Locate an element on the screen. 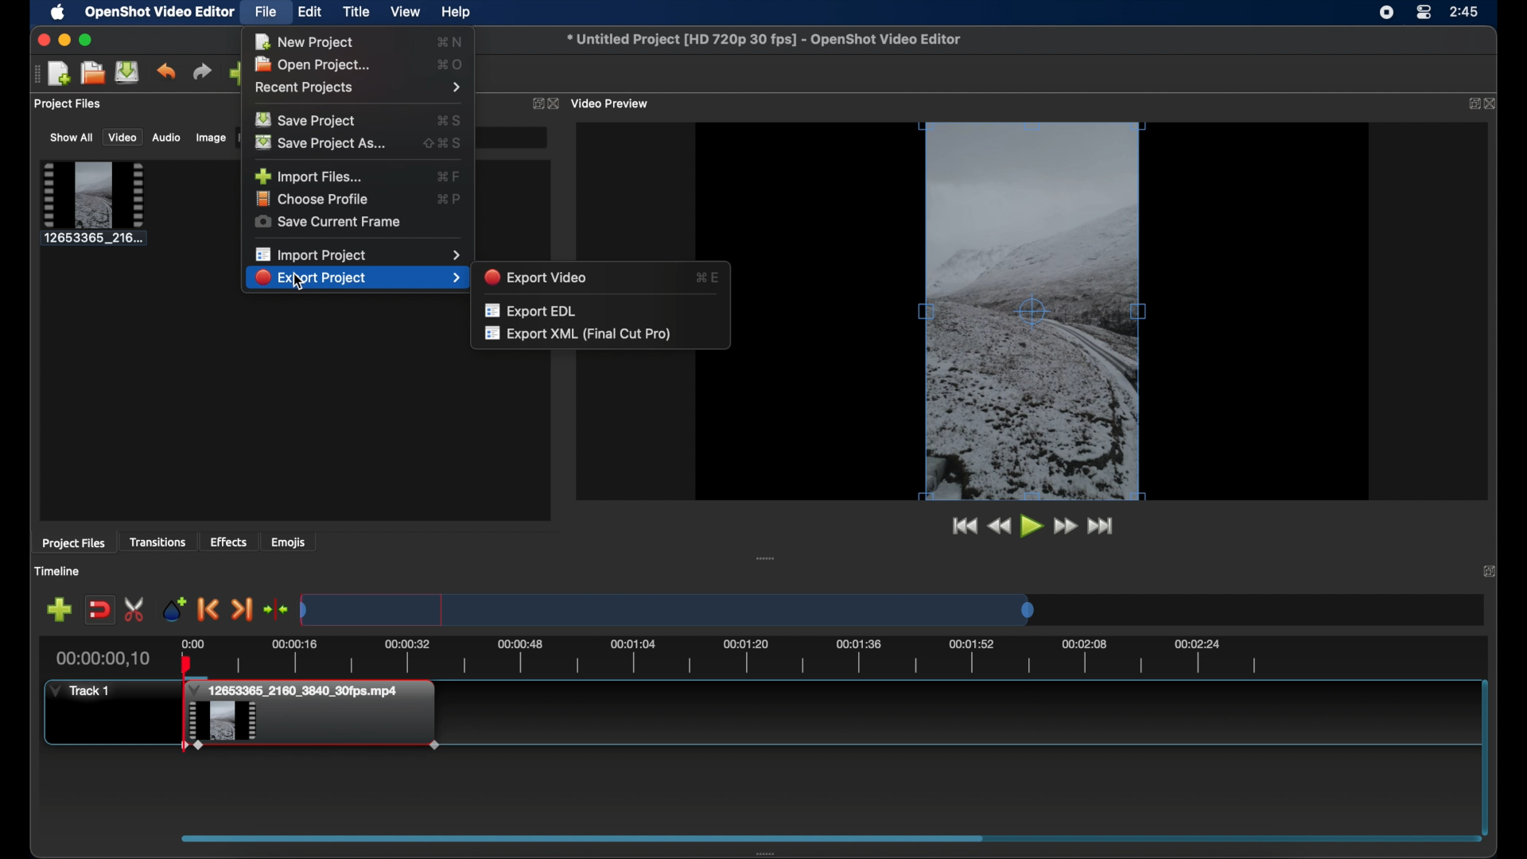 The width and height of the screenshot is (1527, 859). cursor is located at coordinates (300, 282).